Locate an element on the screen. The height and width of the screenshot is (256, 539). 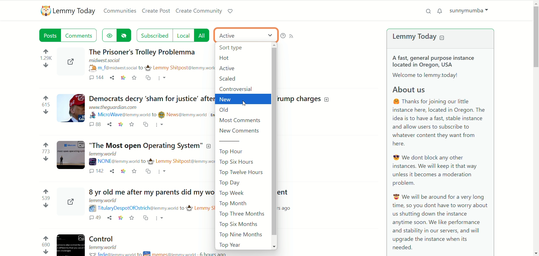
Pointer is located at coordinates (250, 104).